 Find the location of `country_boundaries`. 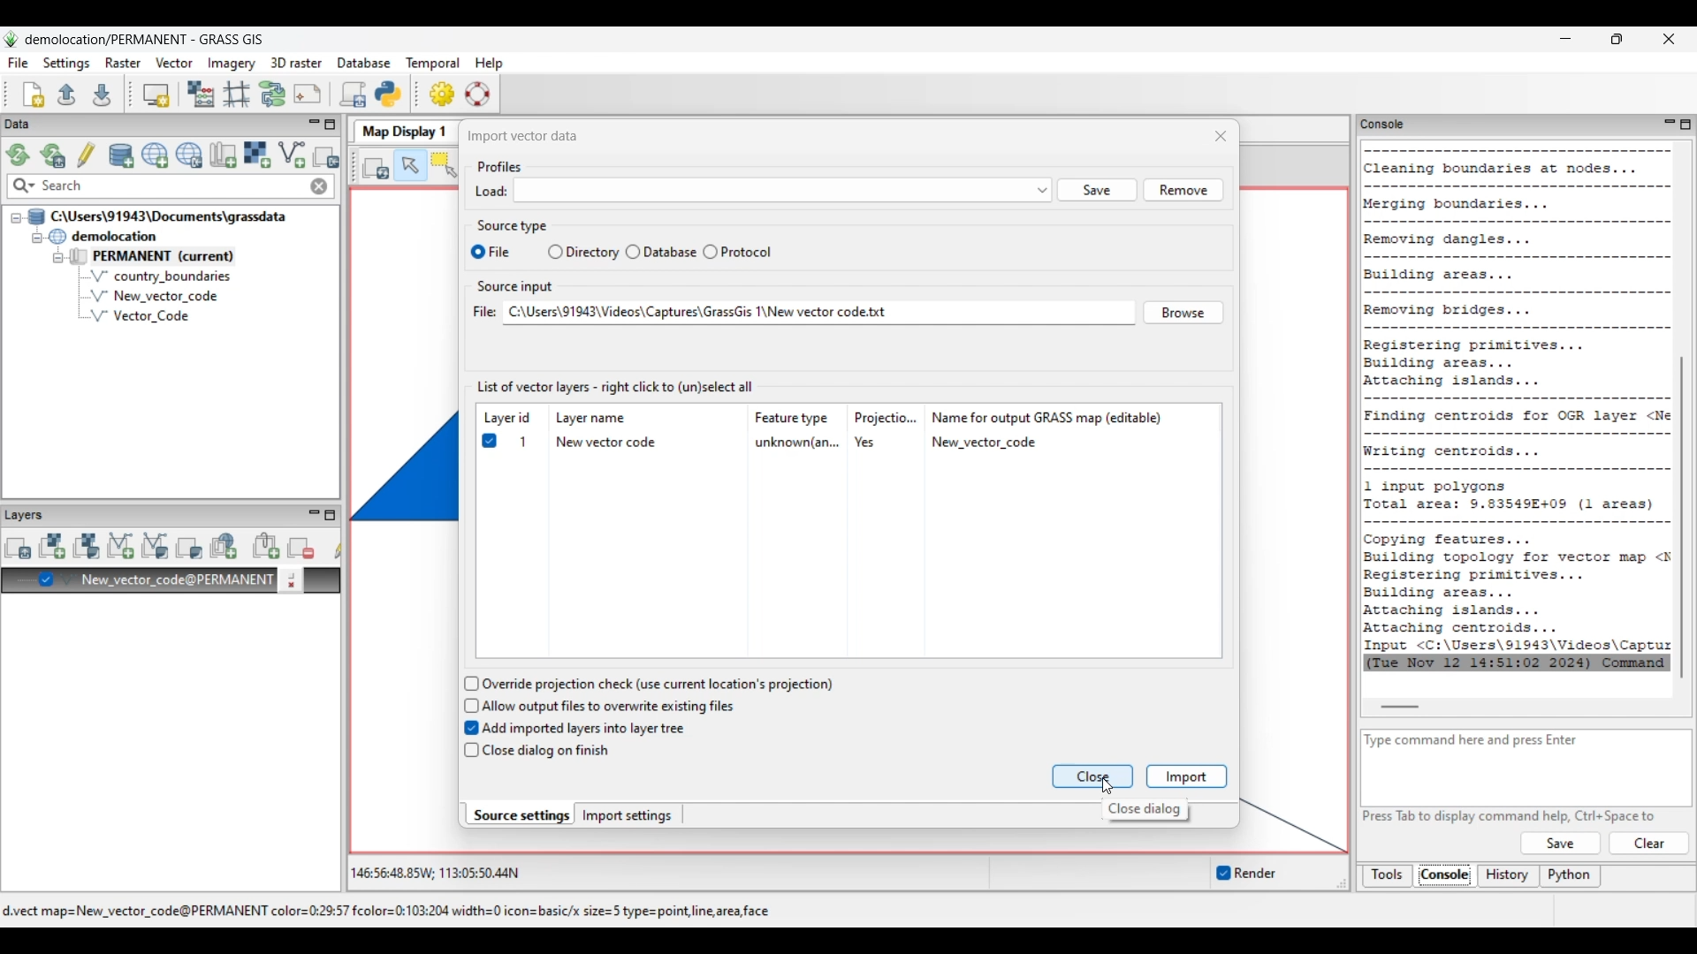

country_boundaries is located at coordinates (161, 276).